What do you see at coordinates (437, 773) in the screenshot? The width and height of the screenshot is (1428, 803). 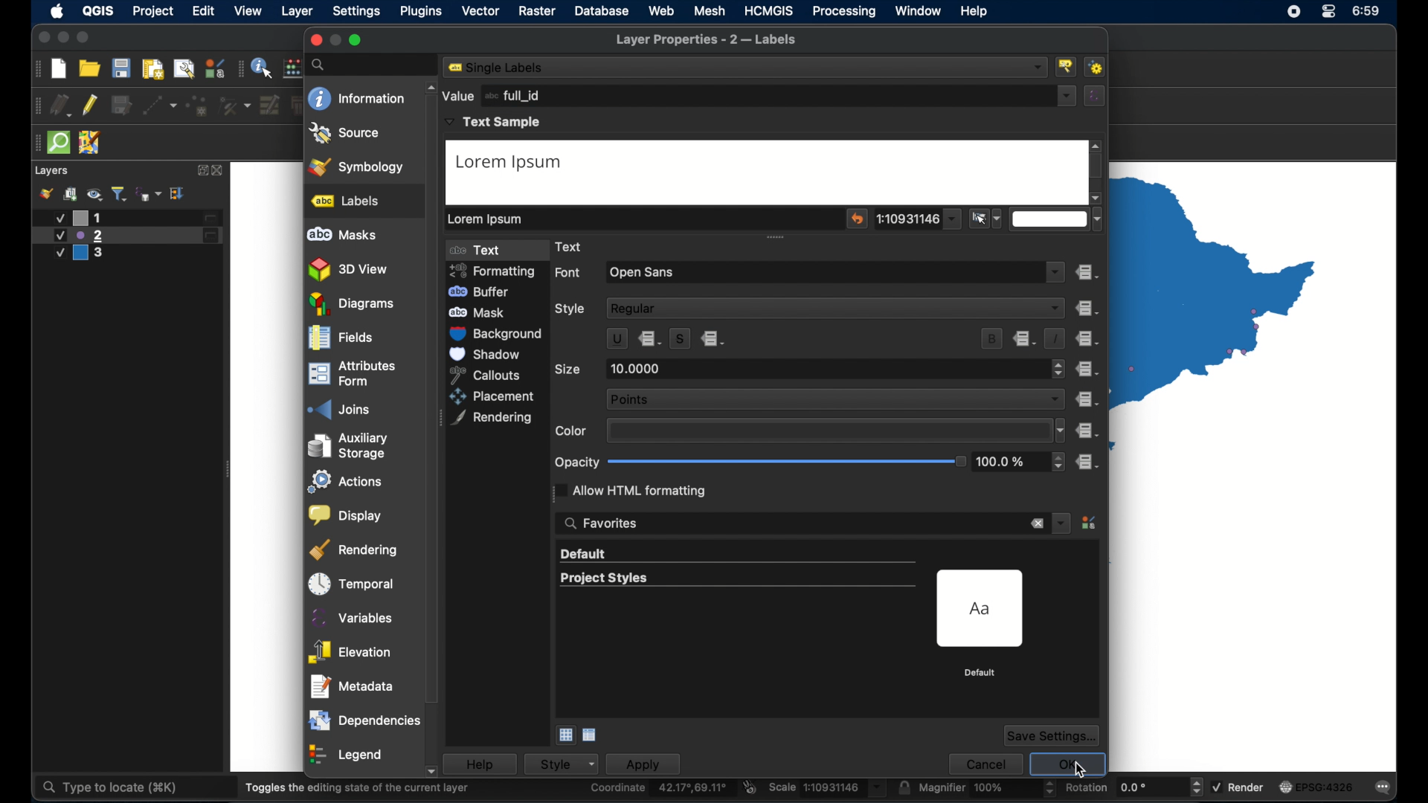 I see `scroll down arrow` at bounding box center [437, 773].